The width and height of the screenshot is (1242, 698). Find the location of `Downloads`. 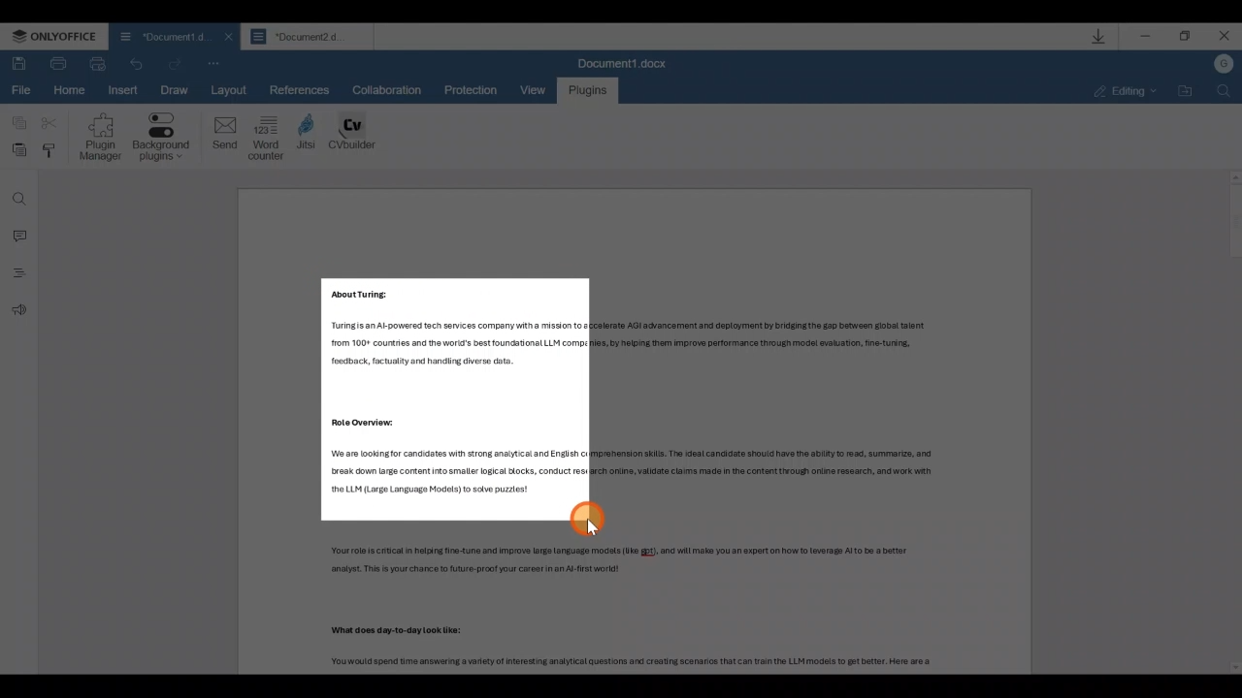

Downloads is located at coordinates (1095, 36).